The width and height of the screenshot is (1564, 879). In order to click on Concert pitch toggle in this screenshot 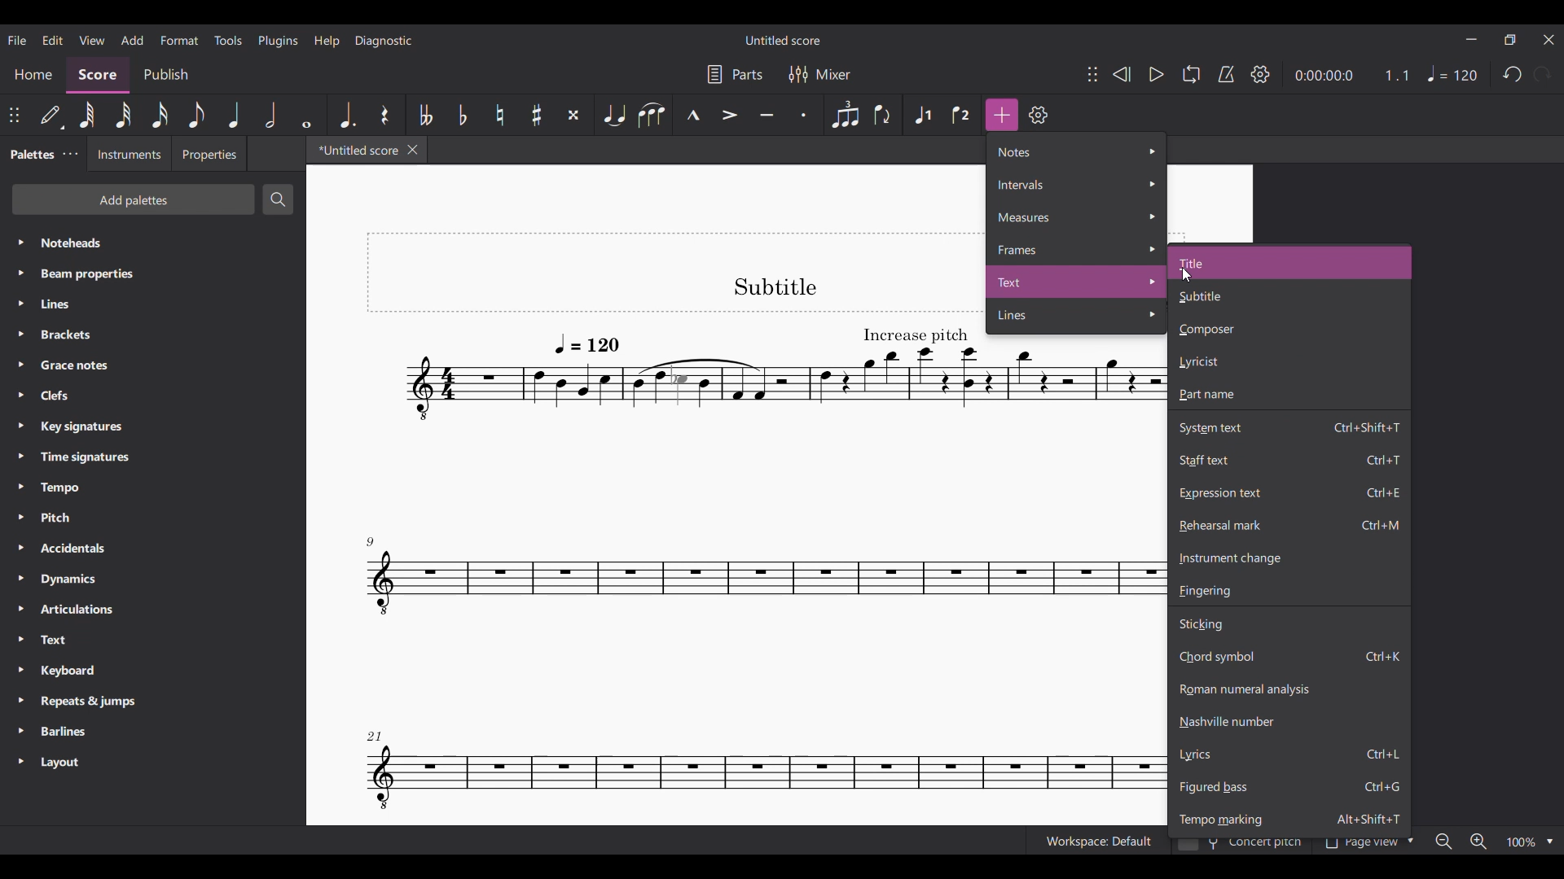, I will do `click(1241, 846)`.